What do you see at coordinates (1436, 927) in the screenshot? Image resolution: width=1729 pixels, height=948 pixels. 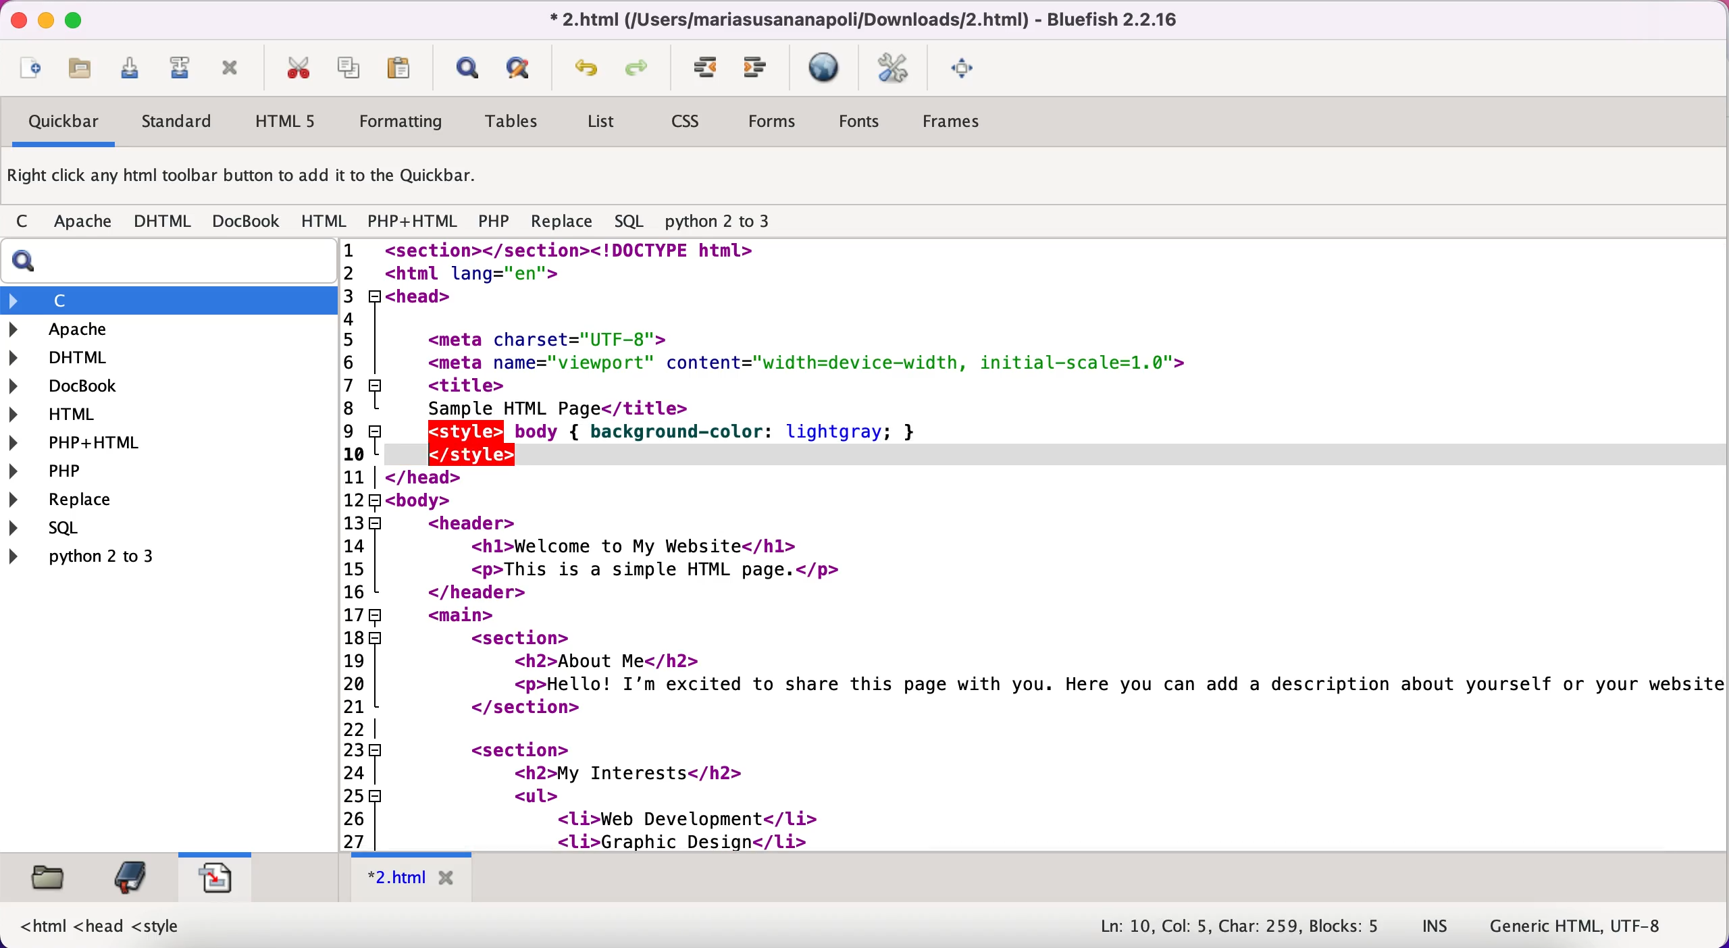 I see `ins` at bounding box center [1436, 927].